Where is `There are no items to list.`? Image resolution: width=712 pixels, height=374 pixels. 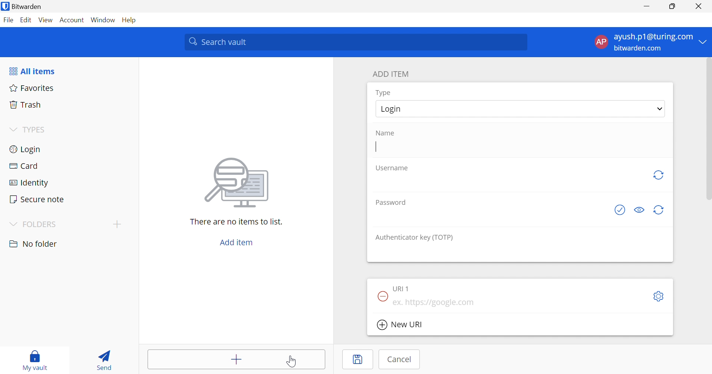 There are no items to list. is located at coordinates (237, 221).